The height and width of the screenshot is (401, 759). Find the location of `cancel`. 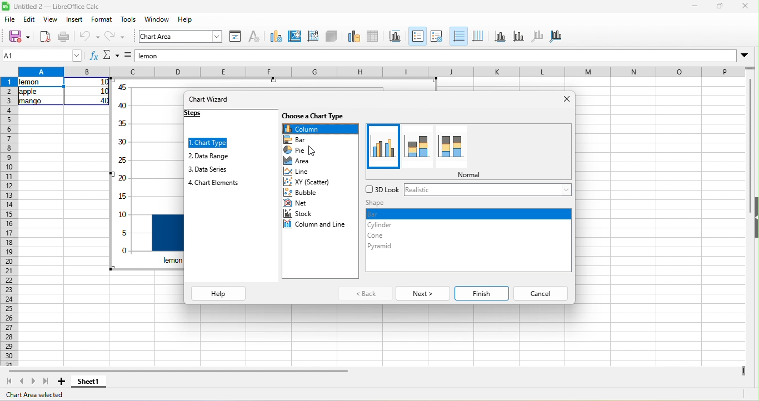

cancel is located at coordinates (542, 294).